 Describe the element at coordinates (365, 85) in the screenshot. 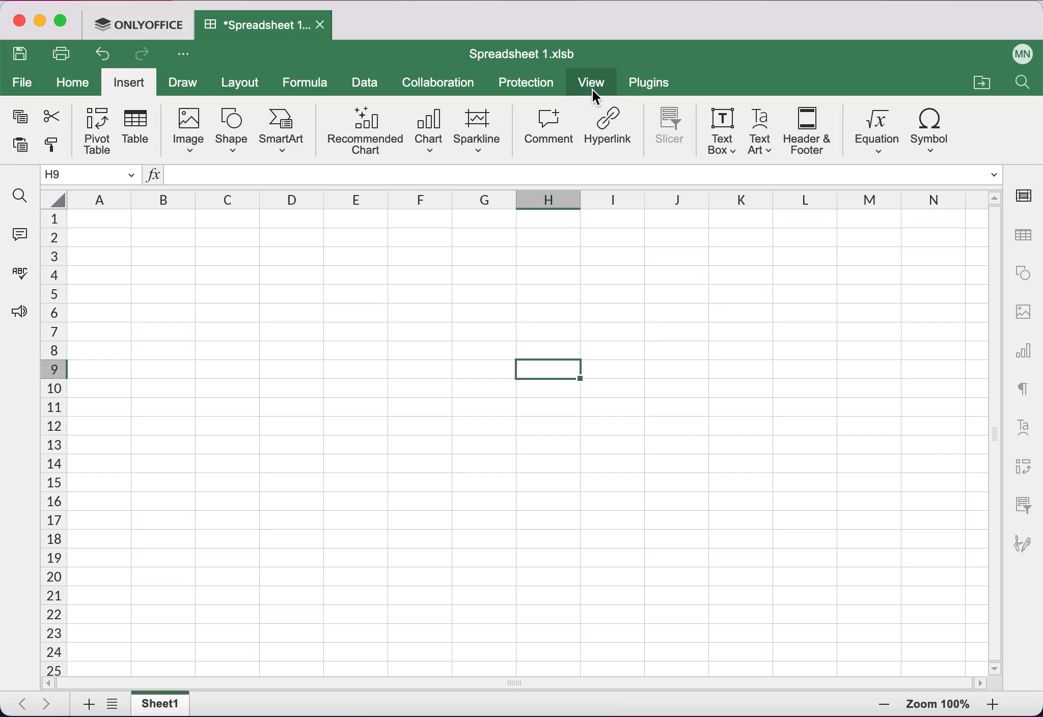

I see `data` at that location.